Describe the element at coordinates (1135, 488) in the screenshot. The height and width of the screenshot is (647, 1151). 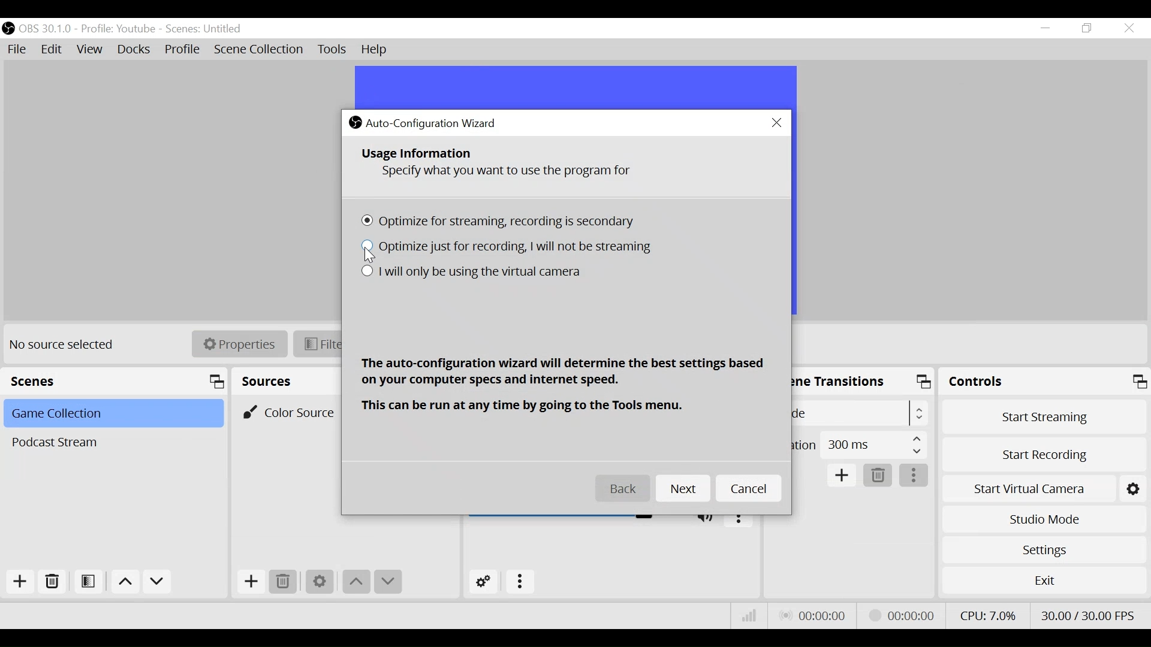
I see `settings` at that location.